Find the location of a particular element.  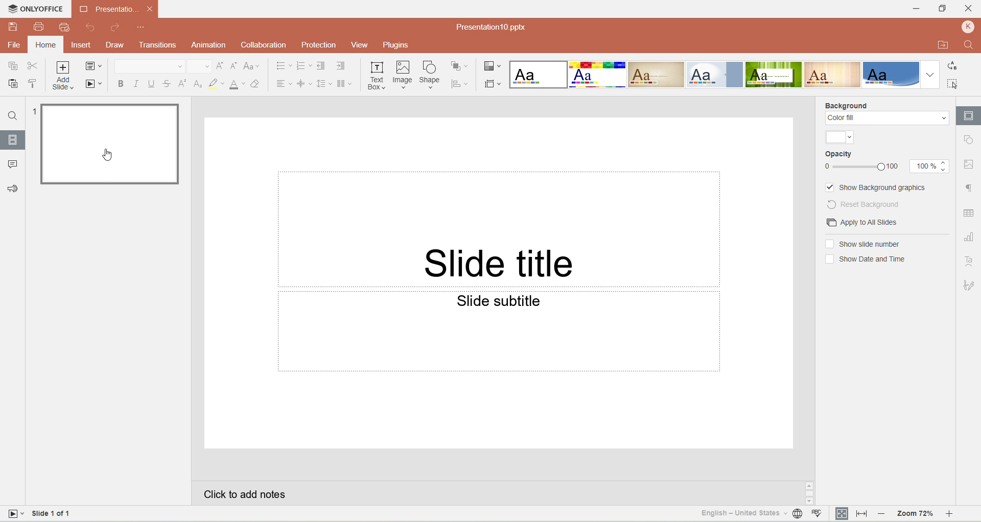

Draw is located at coordinates (118, 44).